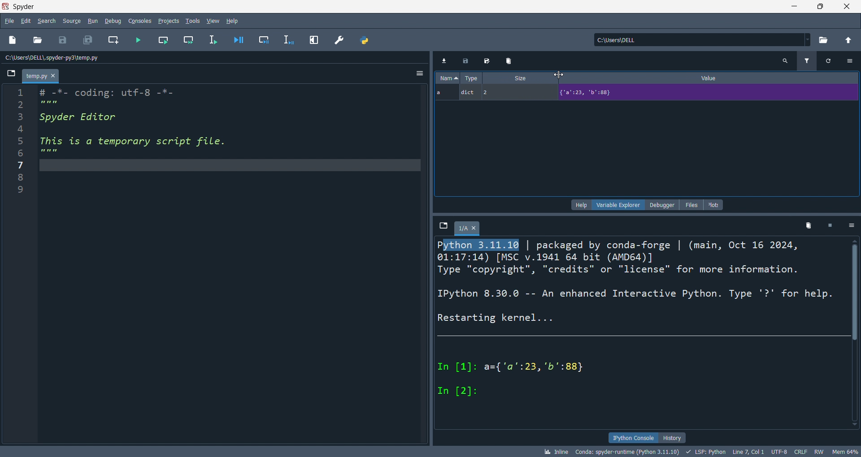 The image size is (861, 457). I want to click on tools, so click(190, 21).